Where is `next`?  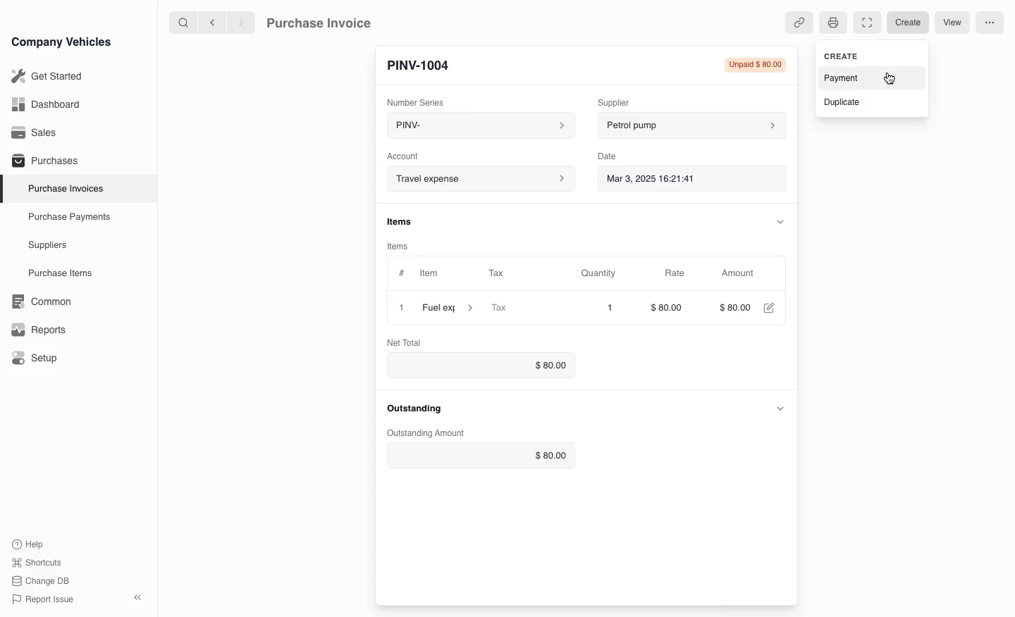
next is located at coordinates (241, 22).